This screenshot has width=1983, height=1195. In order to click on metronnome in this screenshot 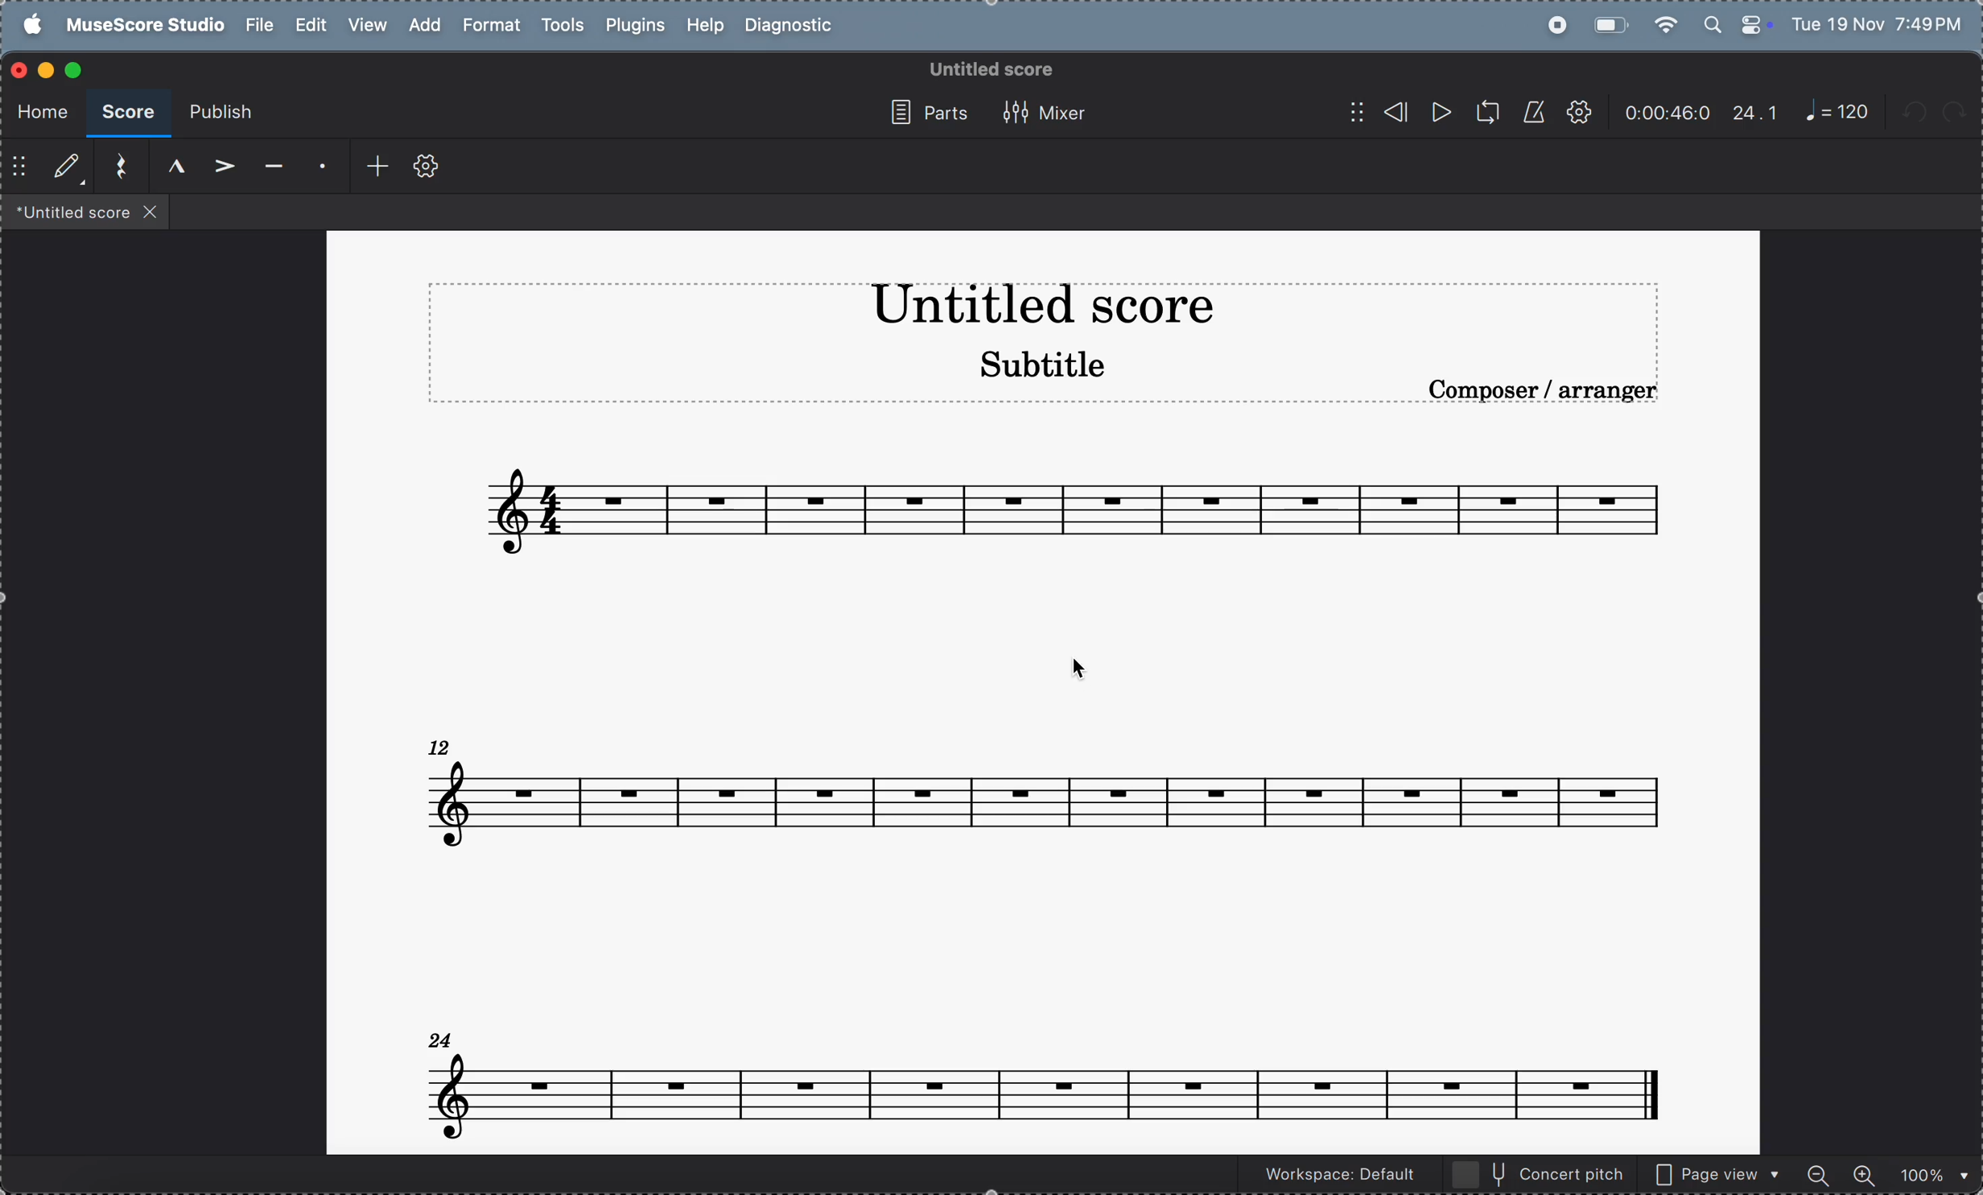, I will do `click(1531, 112)`.